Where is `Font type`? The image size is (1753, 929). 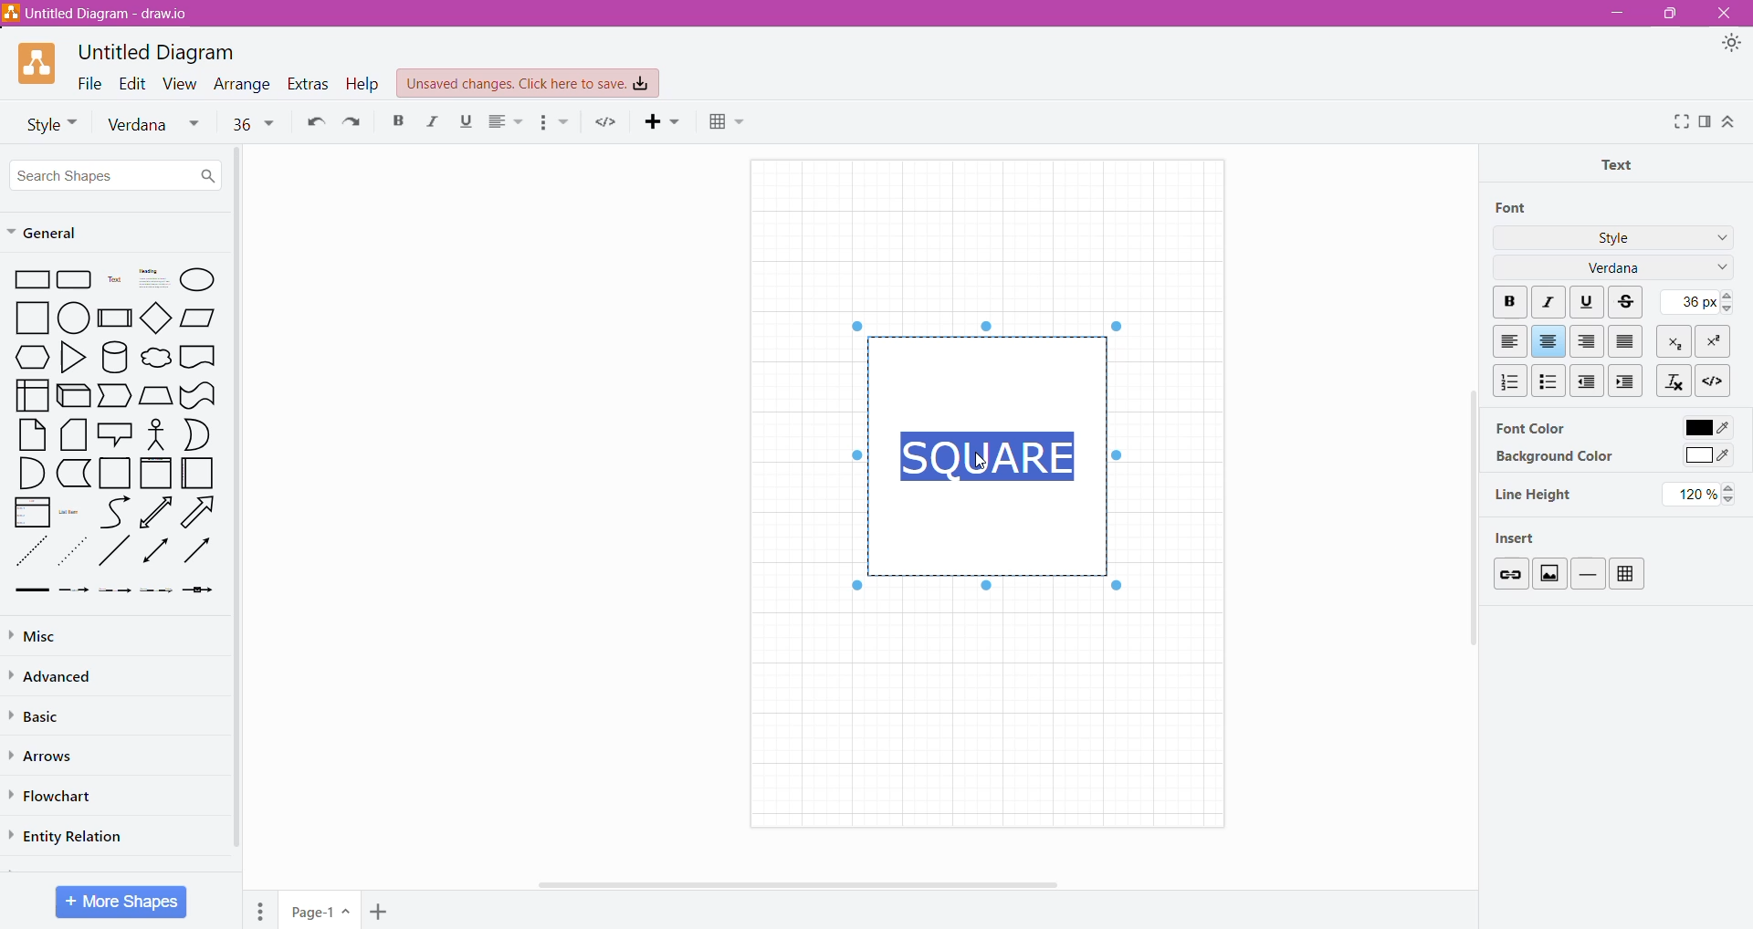
Font type is located at coordinates (158, 125).